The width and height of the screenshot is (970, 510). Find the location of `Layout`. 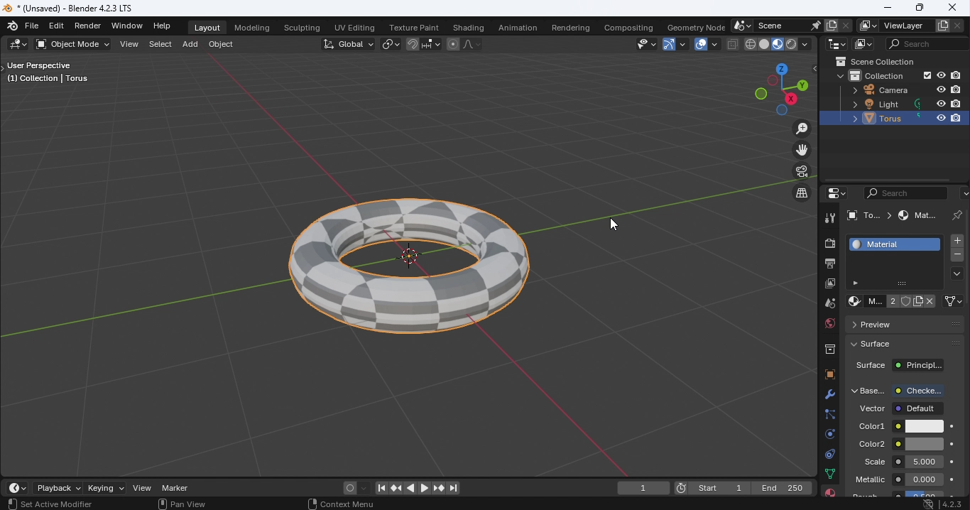

Layout is located at coordinates (208, 27).